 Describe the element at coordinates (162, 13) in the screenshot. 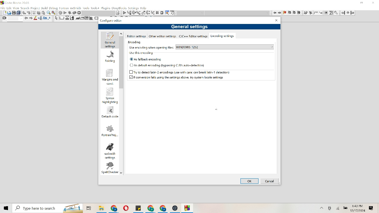

I see `Cancel` at that location.